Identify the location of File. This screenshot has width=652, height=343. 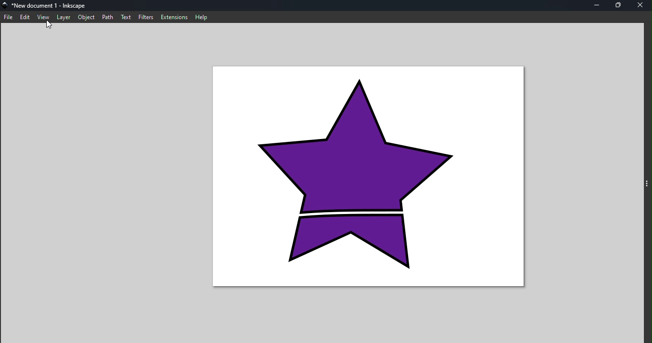
(9, 17).